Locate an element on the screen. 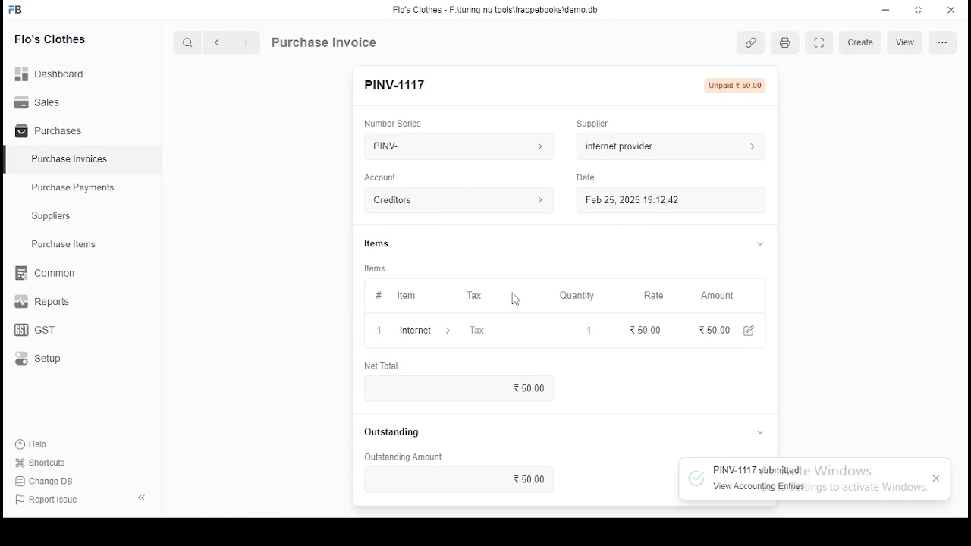 The width and height of the screenshot is (971, 546). edit is located at coordinates (749, 331).